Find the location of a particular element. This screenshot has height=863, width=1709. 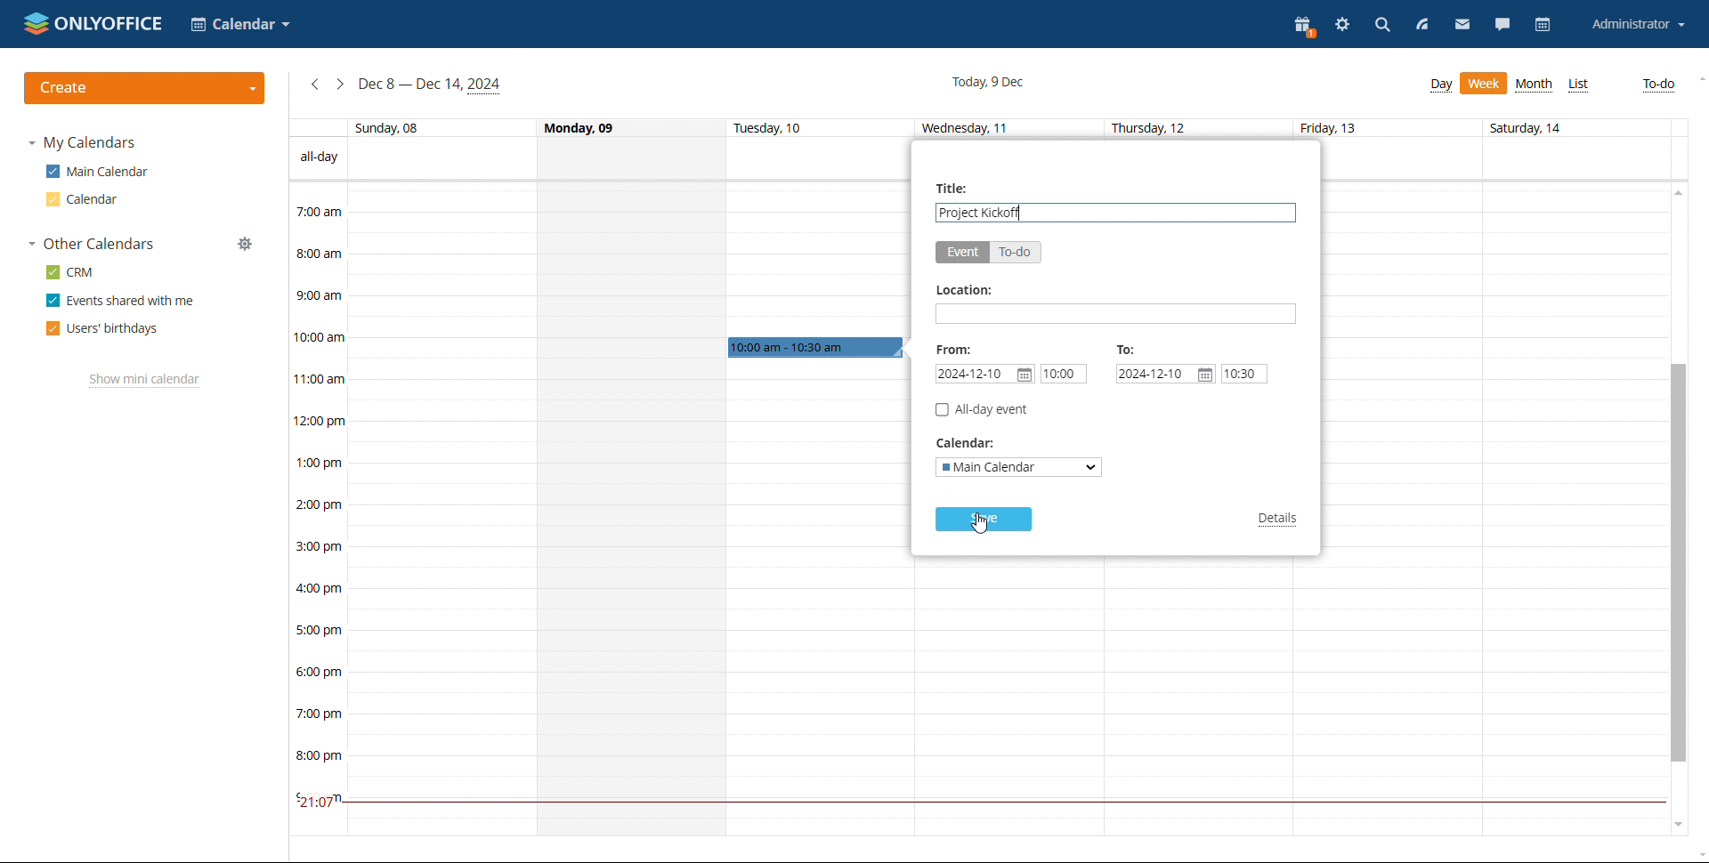

scrollbar is located at coordinates (1676, 563).